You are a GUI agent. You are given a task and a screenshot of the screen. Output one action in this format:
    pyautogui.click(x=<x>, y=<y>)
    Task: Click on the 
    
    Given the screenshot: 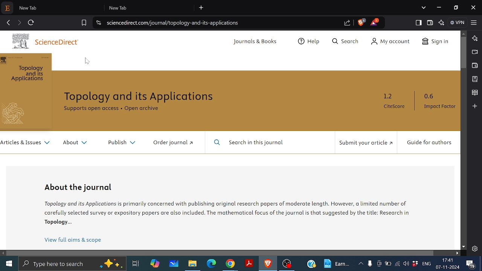 What is the action you would take?
    pyautogui.click(x=17, y=114)
    